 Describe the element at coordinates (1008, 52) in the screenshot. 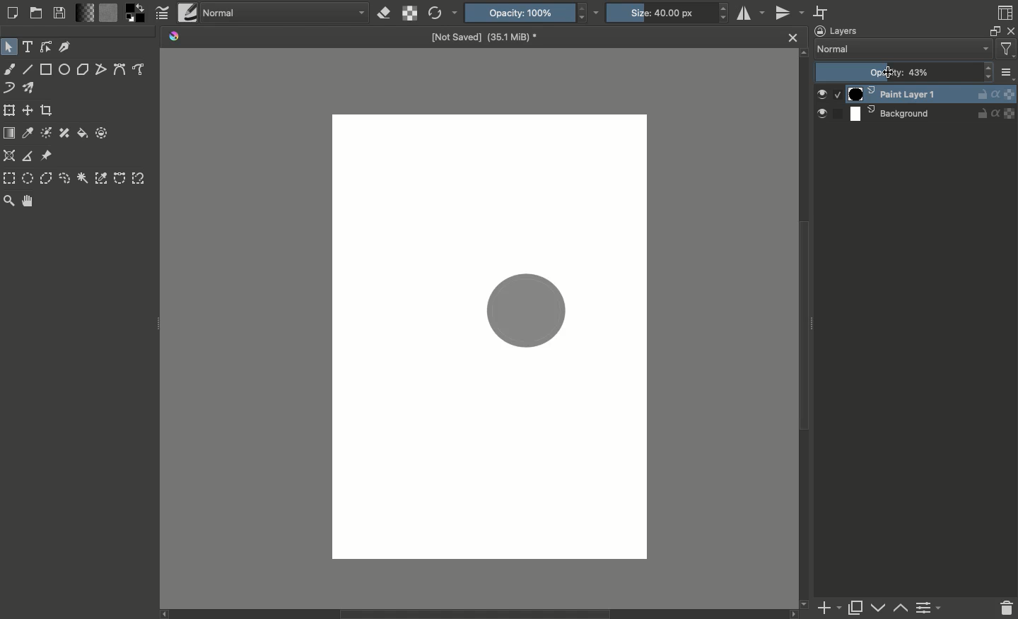

I see `Sorting and filtering` at that location.